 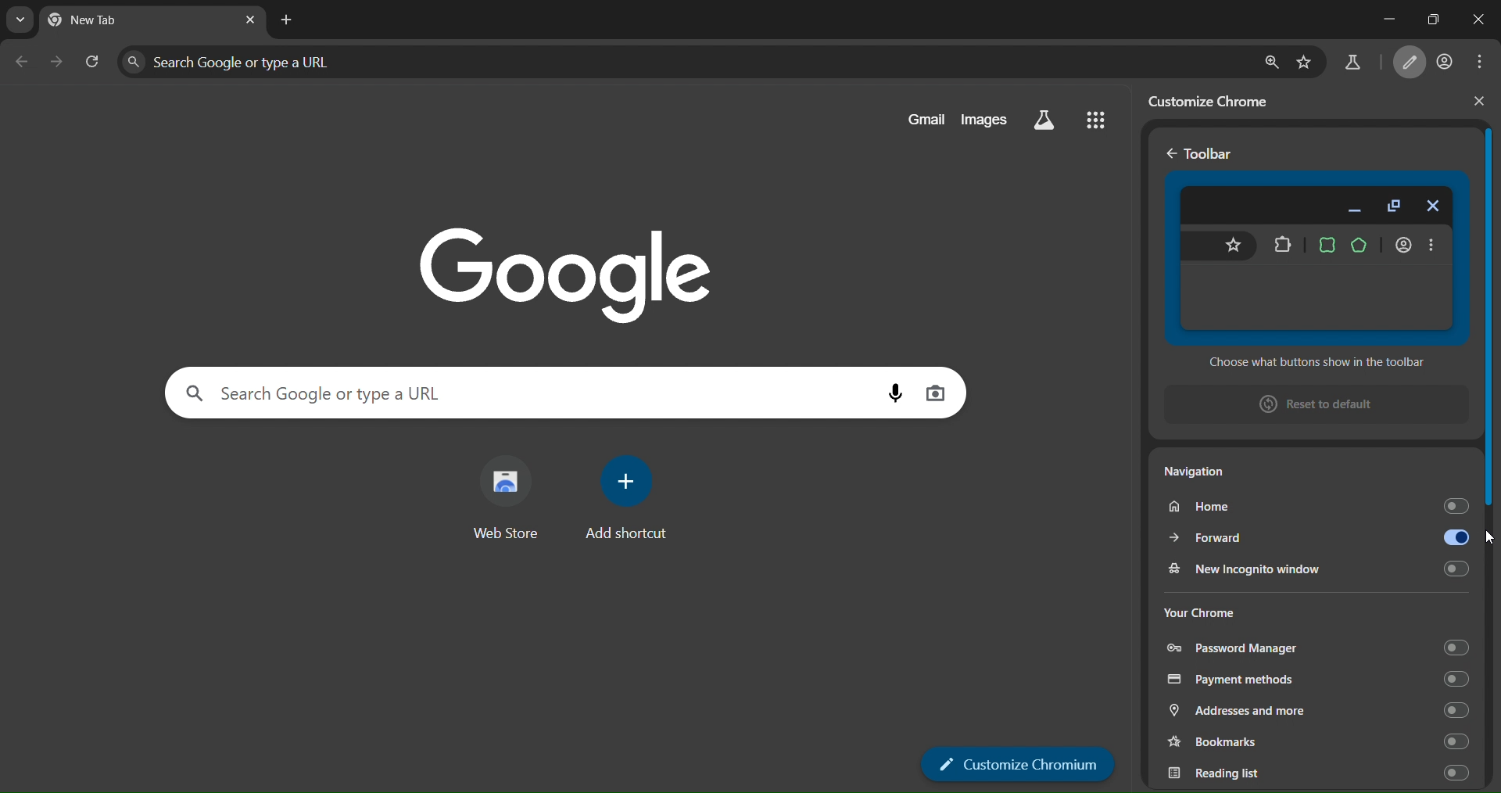 I want to click on menu, so click(x=1481, y=63).